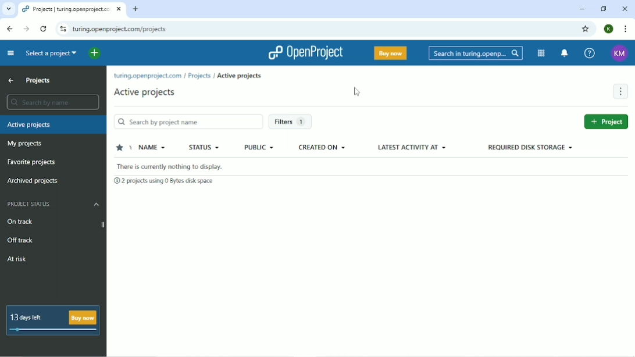  What do you see at coordinates (211, 148) in the screenshot?
I see `Status` at bounding box center [211, 148].